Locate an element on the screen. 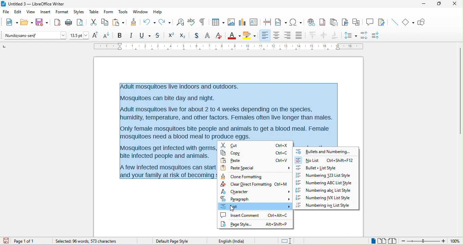 The height and width of the screenshot is (245, 463). increase paragraph spacing is located at coordinates (366, 36).